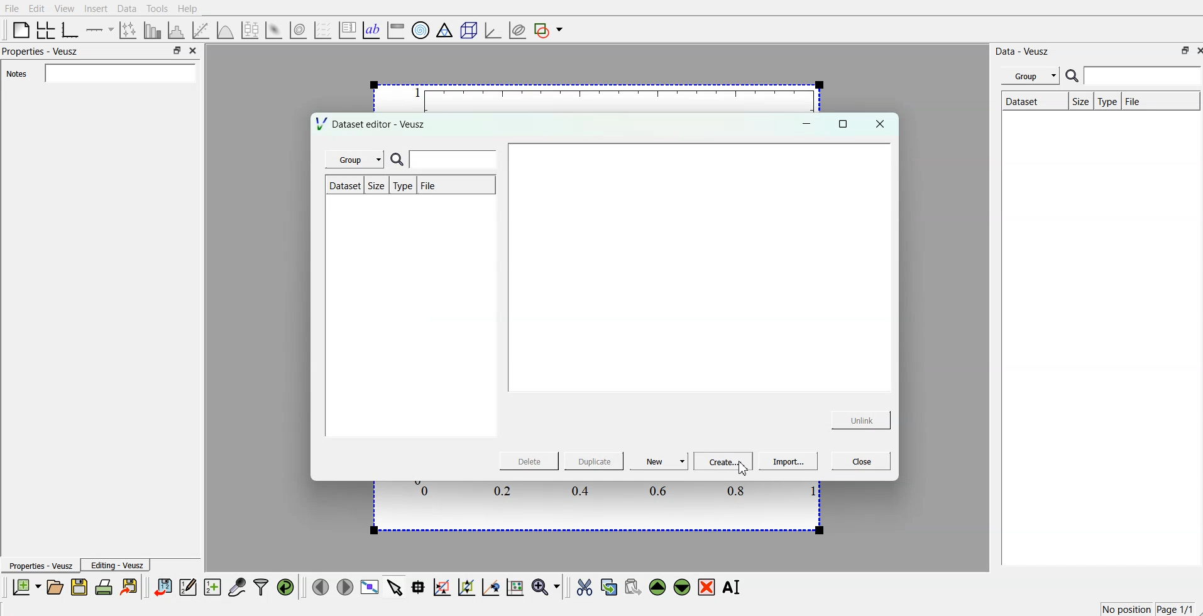 The width and height of the screenshot is (1203, 616). What do you see at coordinates (101, 29) in the screenshot?
I see `Add an axis` at bounding box center [101, 29].